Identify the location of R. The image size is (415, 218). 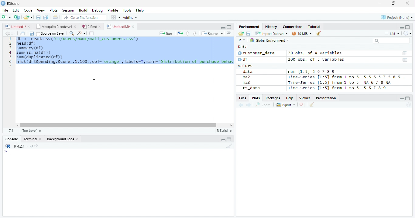
(242, 40).